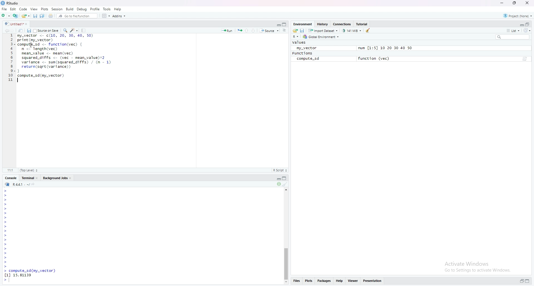 The height and width of the screenshot is (286, 534). What do you see at coordinates (269, 31) in the screenshot?
I see `Source the contents of the active documents` at bounding box center [269, 31].